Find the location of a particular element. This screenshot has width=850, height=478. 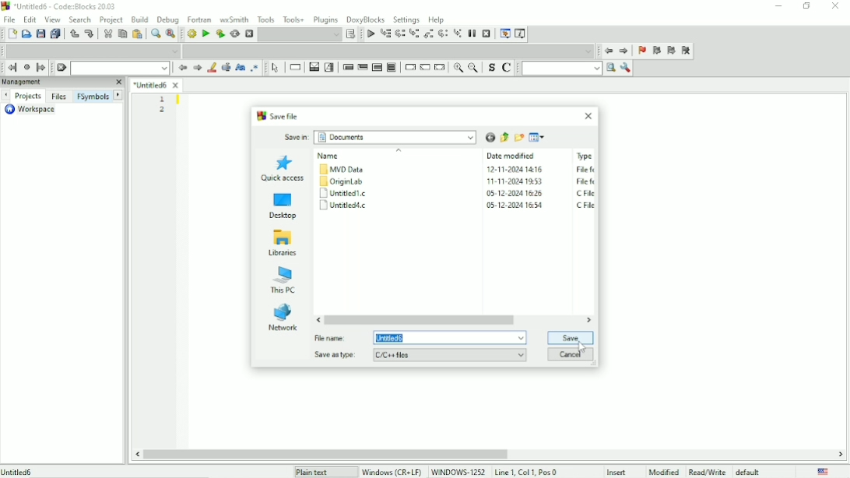

Name is located at coordinates (342, 182).